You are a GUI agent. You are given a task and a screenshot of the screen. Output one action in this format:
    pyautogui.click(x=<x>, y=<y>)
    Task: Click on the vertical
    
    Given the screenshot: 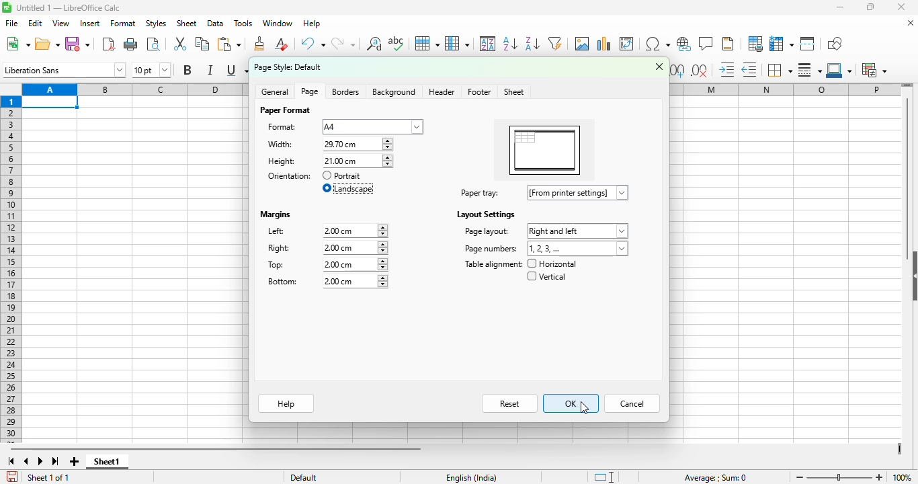 What is the action you would take?
    pyautogui.click(x=546, y=276)
    